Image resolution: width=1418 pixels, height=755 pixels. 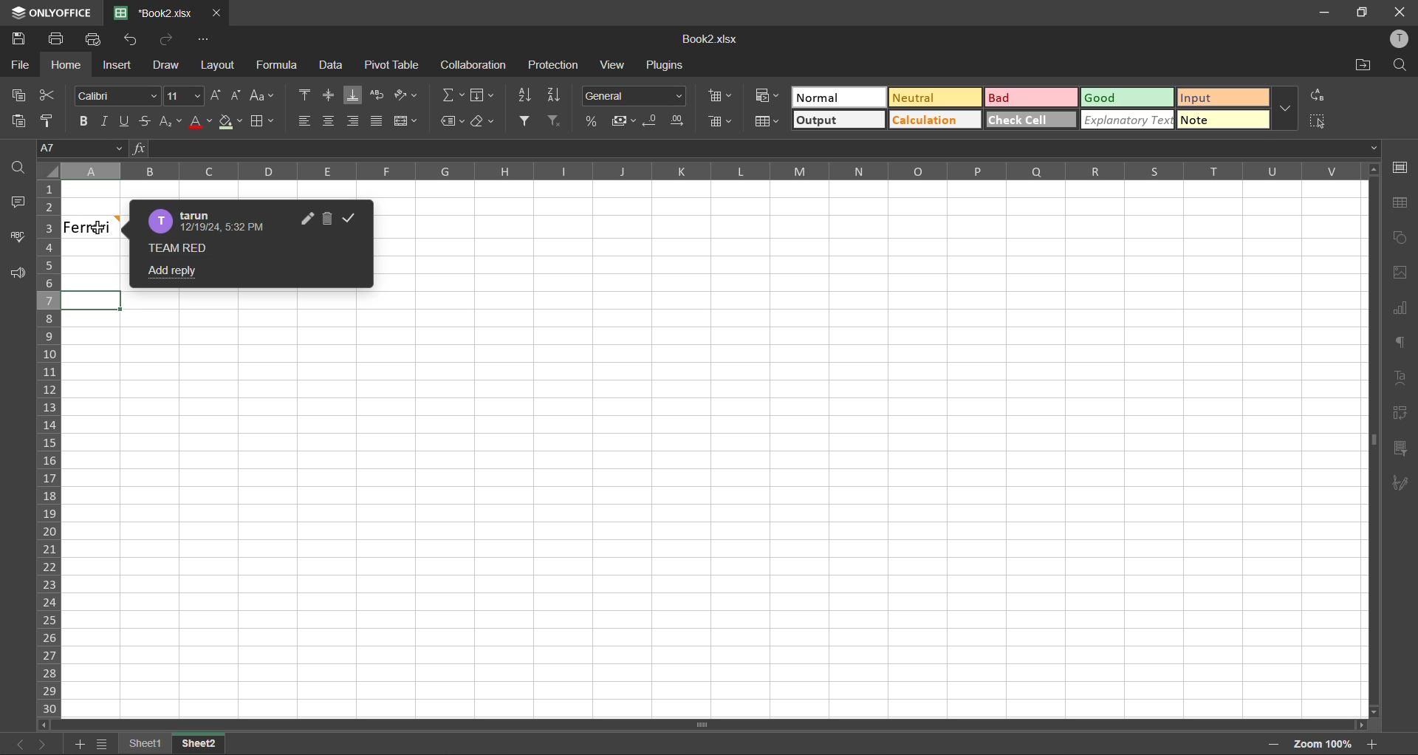 I want to click on plugins, so click(x=665, y=65).